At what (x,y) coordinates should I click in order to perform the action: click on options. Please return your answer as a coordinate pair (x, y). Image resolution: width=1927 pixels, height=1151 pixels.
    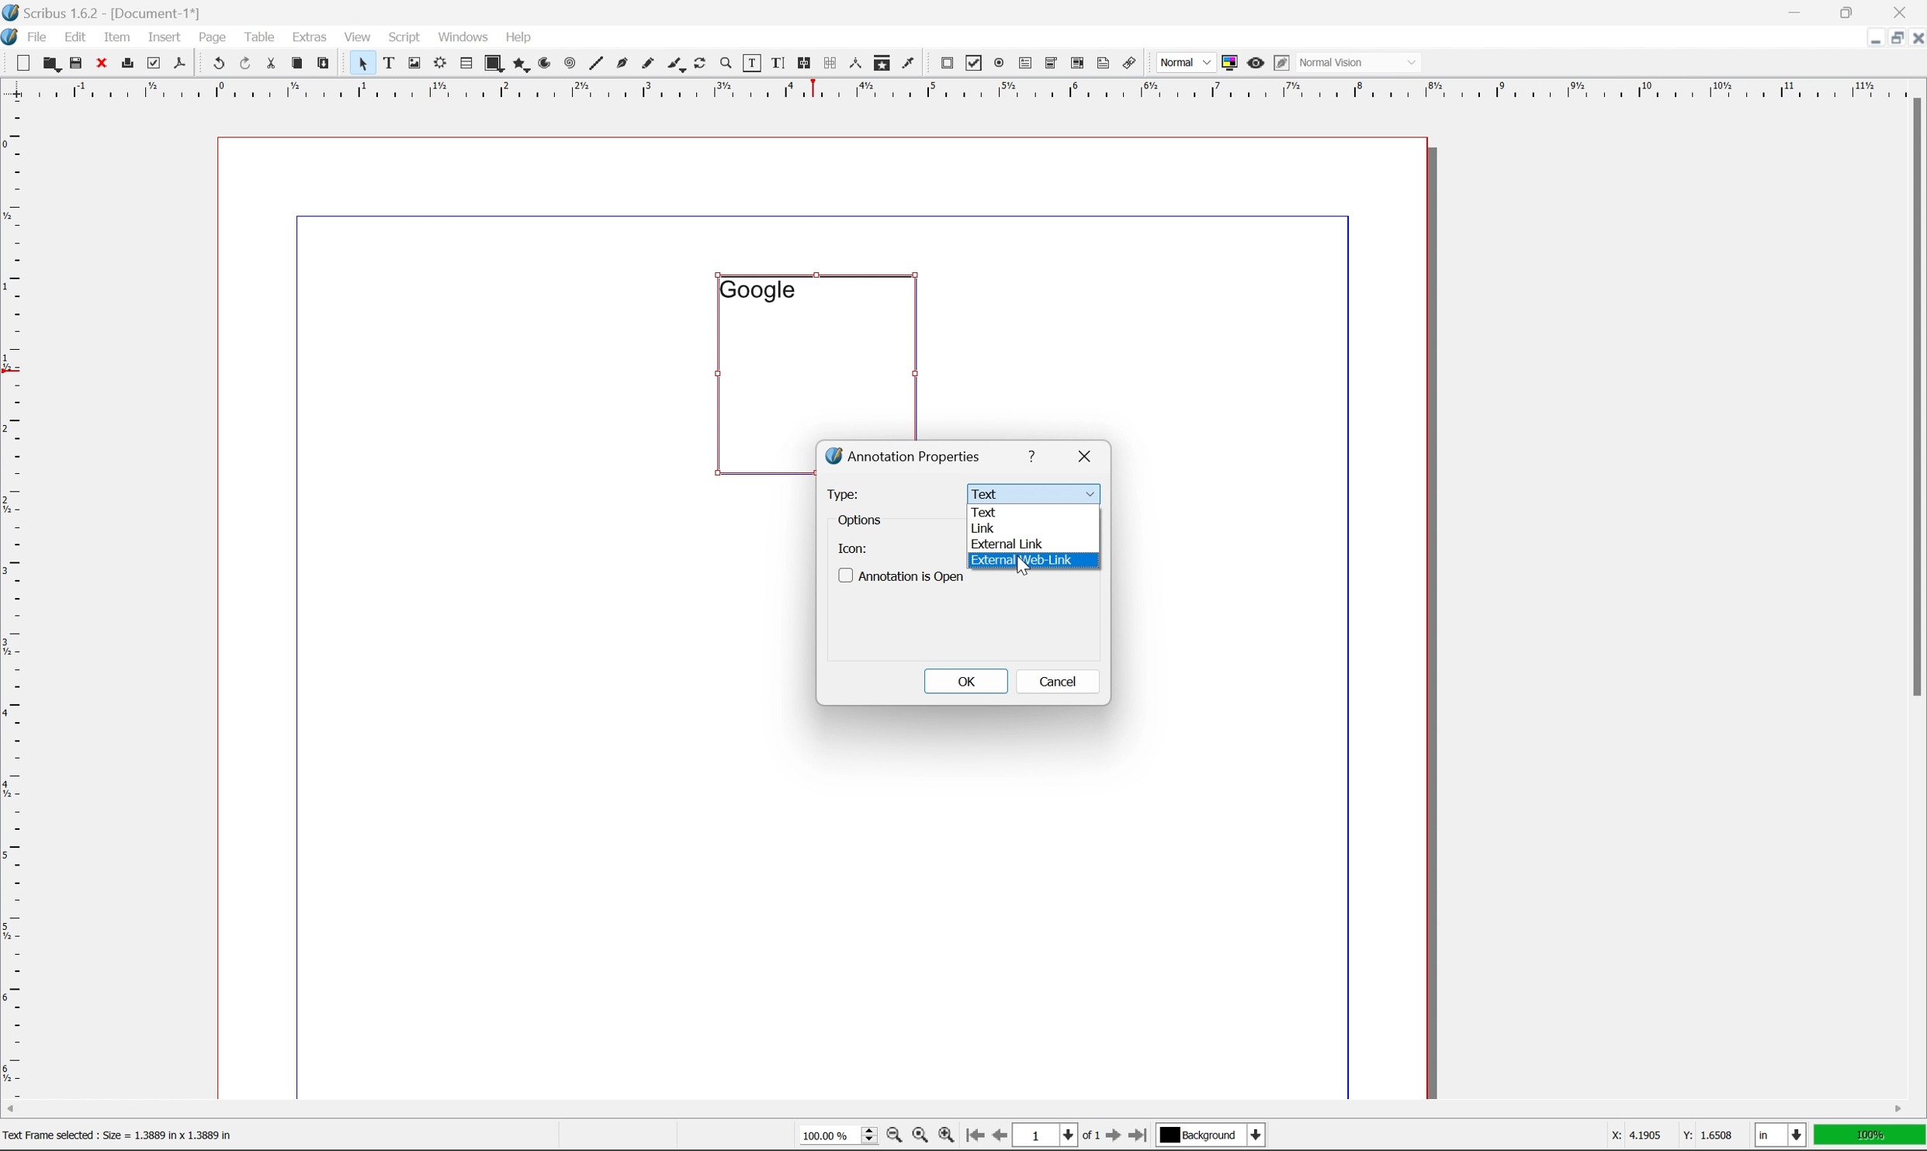
    Looking at the image, I should click on (862, 521).